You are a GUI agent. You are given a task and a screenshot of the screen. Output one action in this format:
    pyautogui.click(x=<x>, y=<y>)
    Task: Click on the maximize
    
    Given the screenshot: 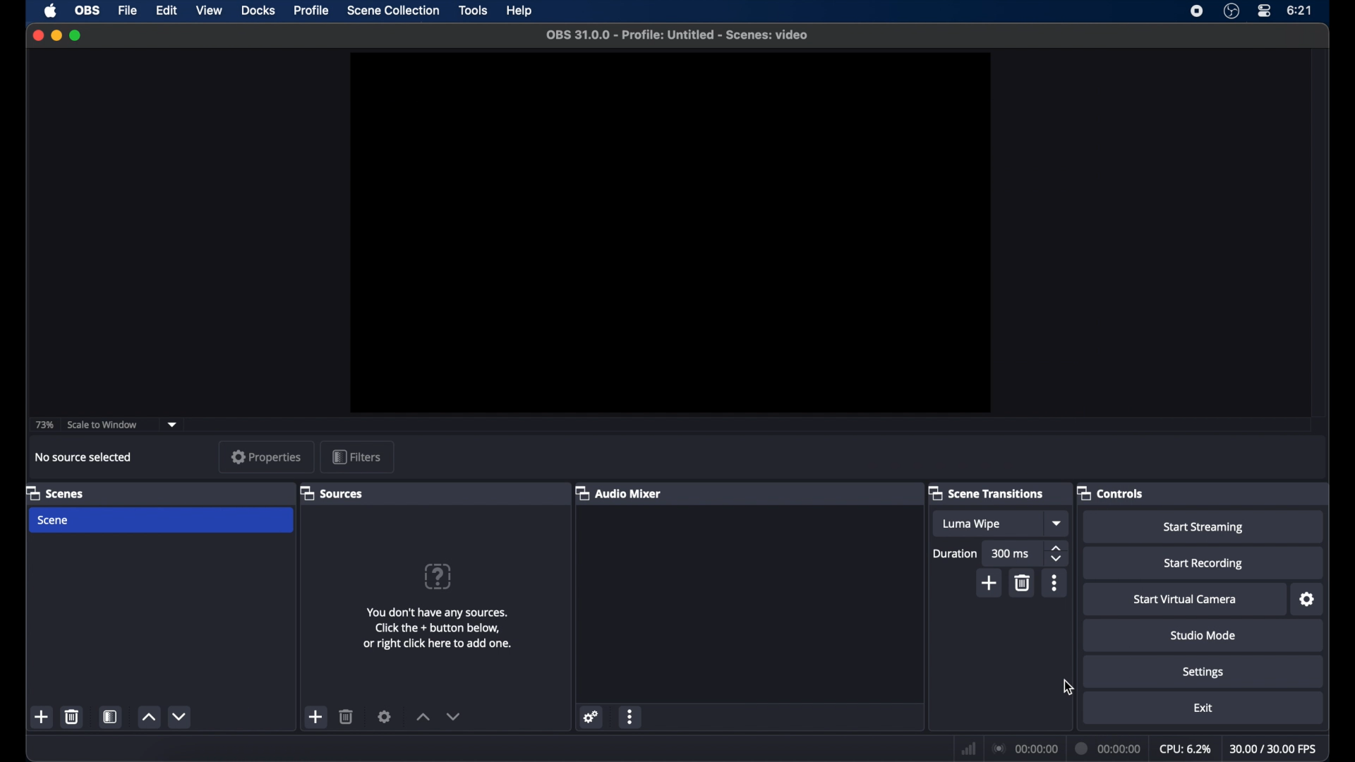 What is the action you would take?
    pyautogui.click(x=76, y=35)
    